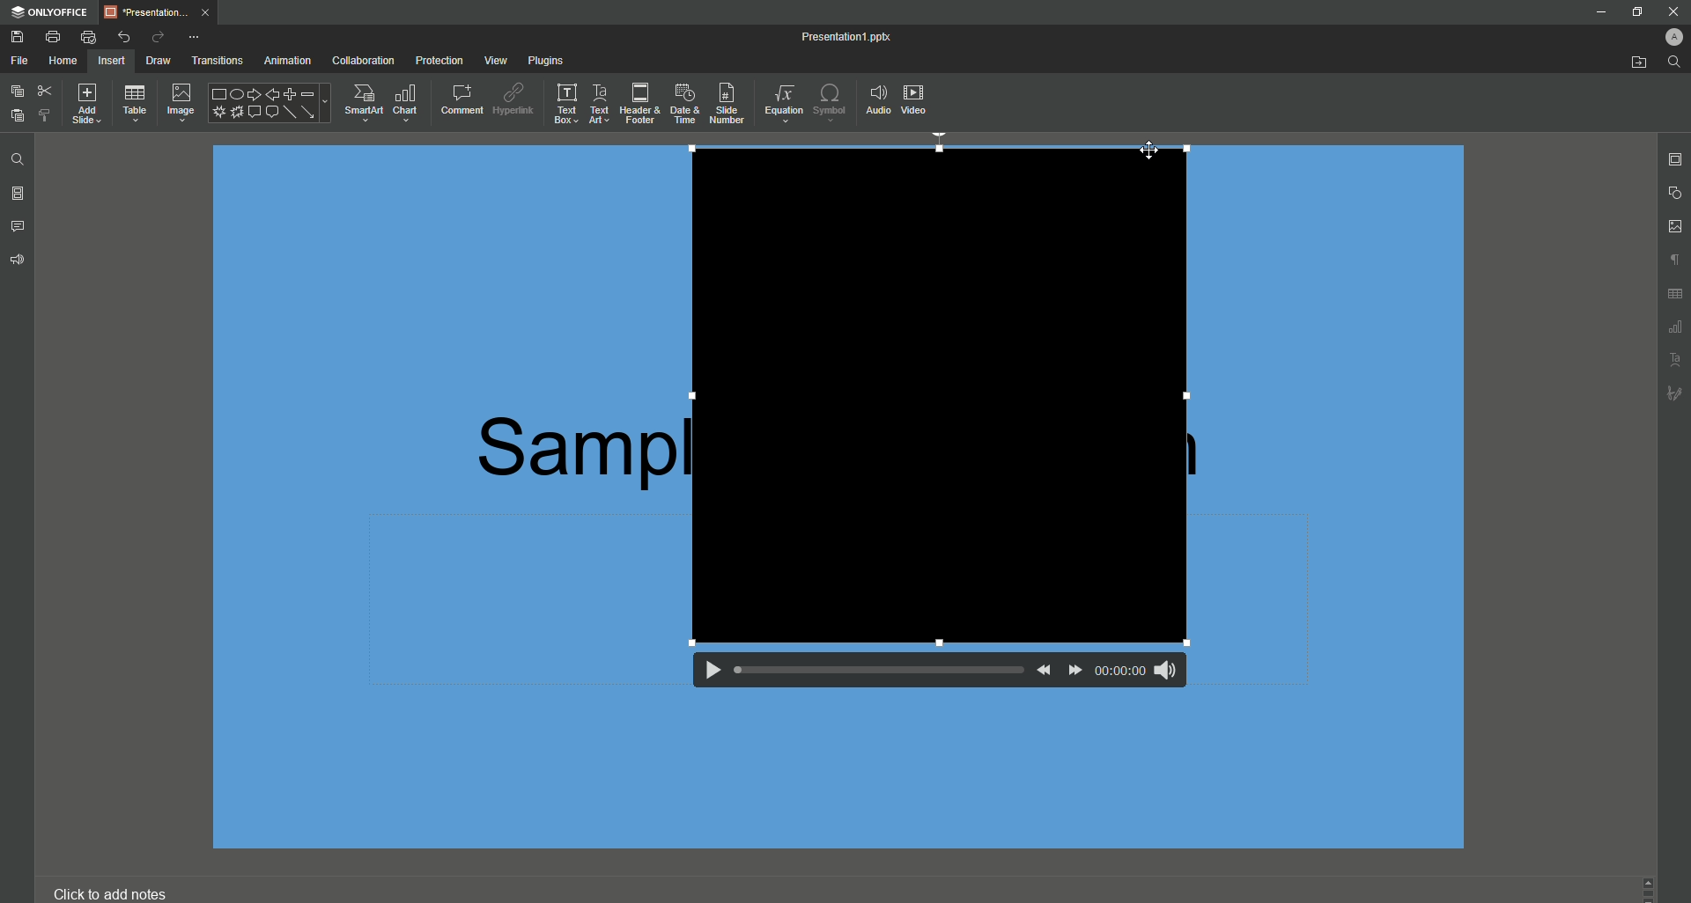  I want to click on Find, so click(16, 160).